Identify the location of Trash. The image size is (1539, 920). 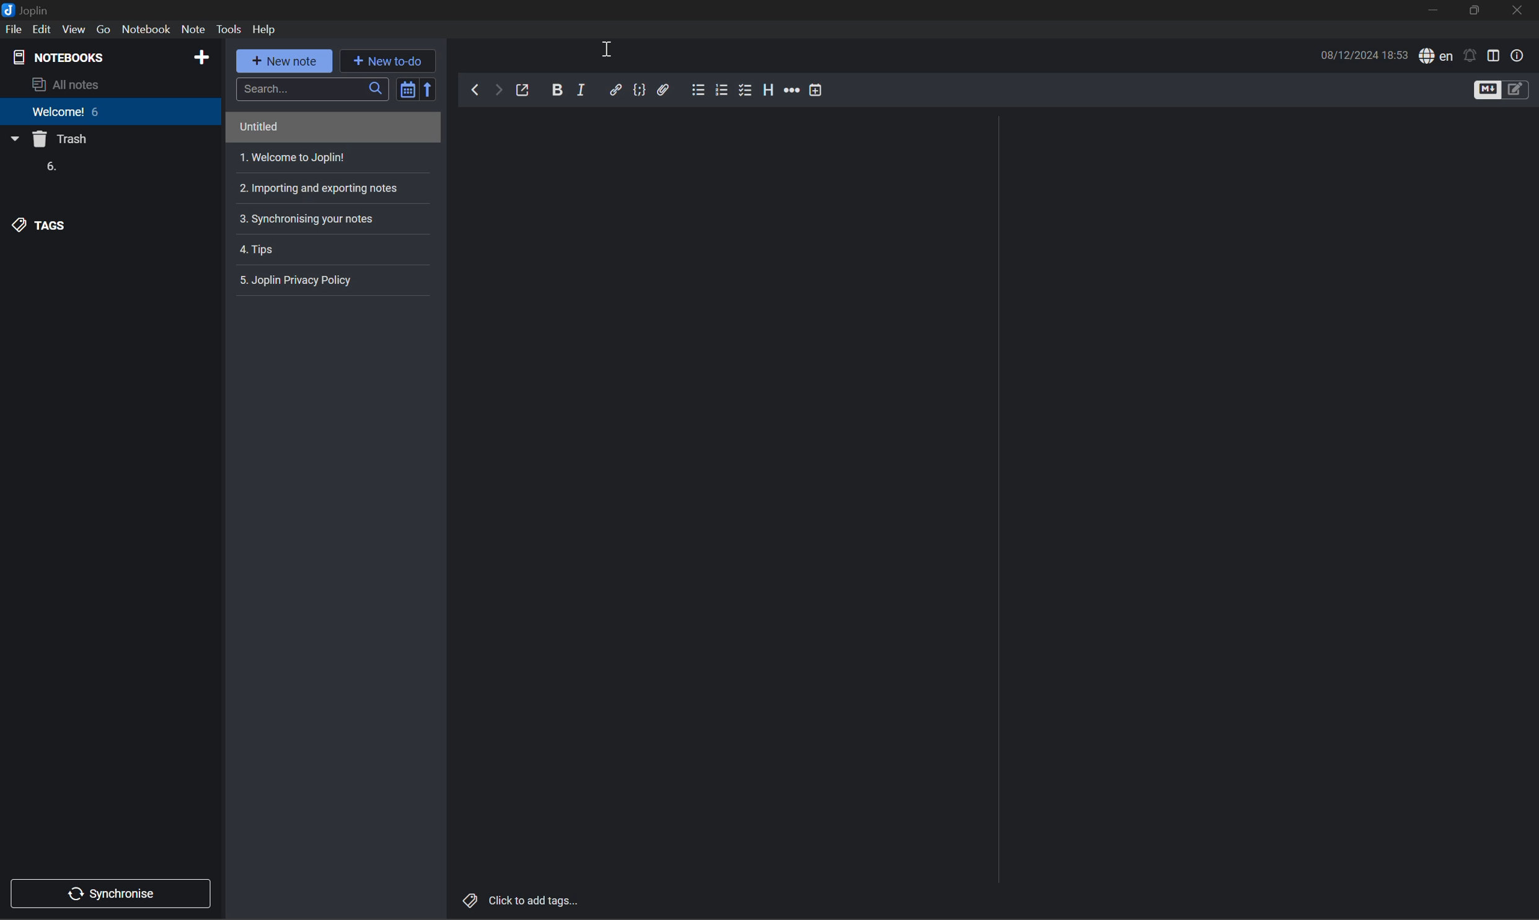
(63, 141).